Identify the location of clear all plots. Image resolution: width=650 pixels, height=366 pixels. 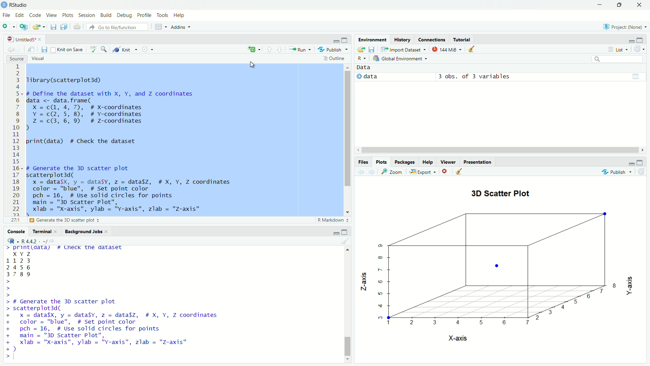
(459, 171).